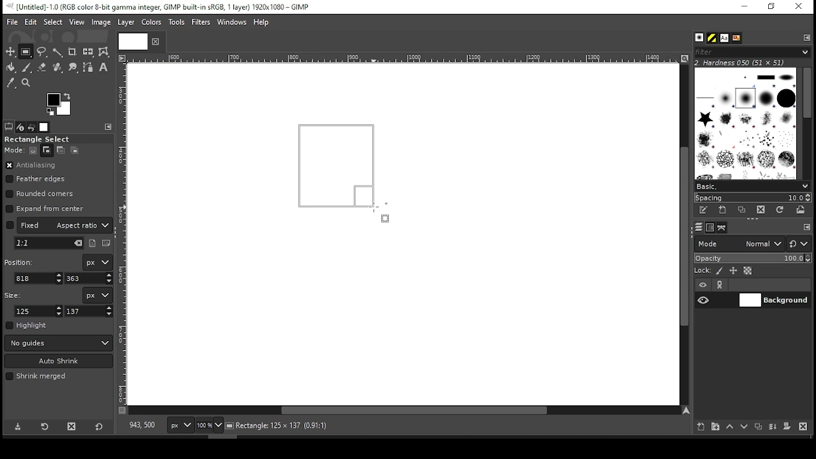  What do you see at coordinates (762, 210) in the screenshot?
I see `delete brush` at bounding box center [762, 210].